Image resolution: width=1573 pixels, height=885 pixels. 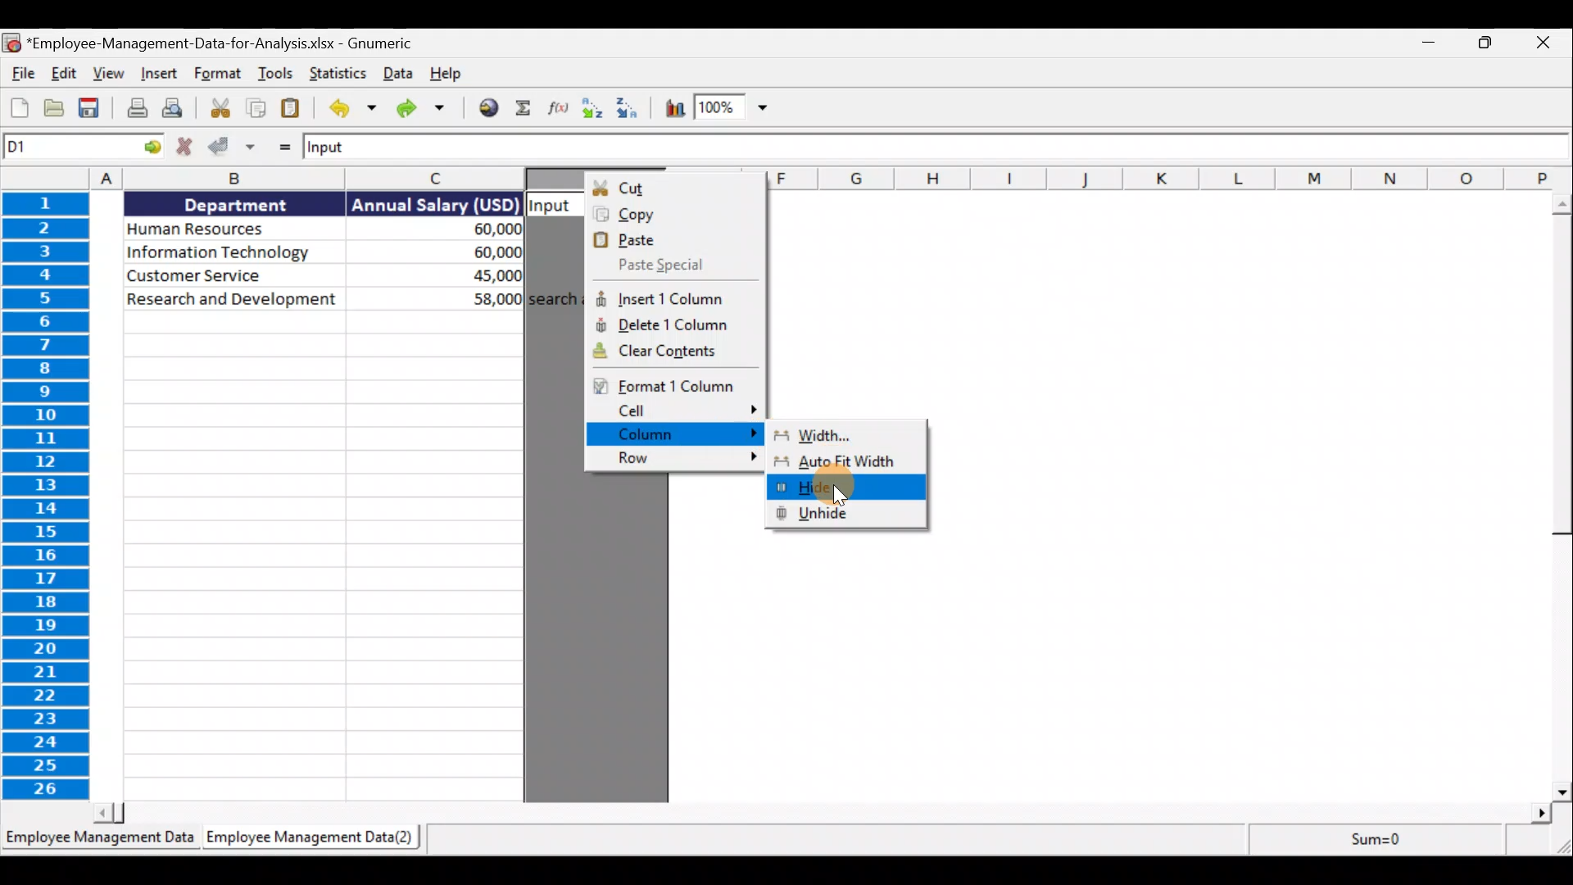 What do you see at coordinates (161, 70) in the screenshot?
I see `Insert` at bounding box center [161, 70].